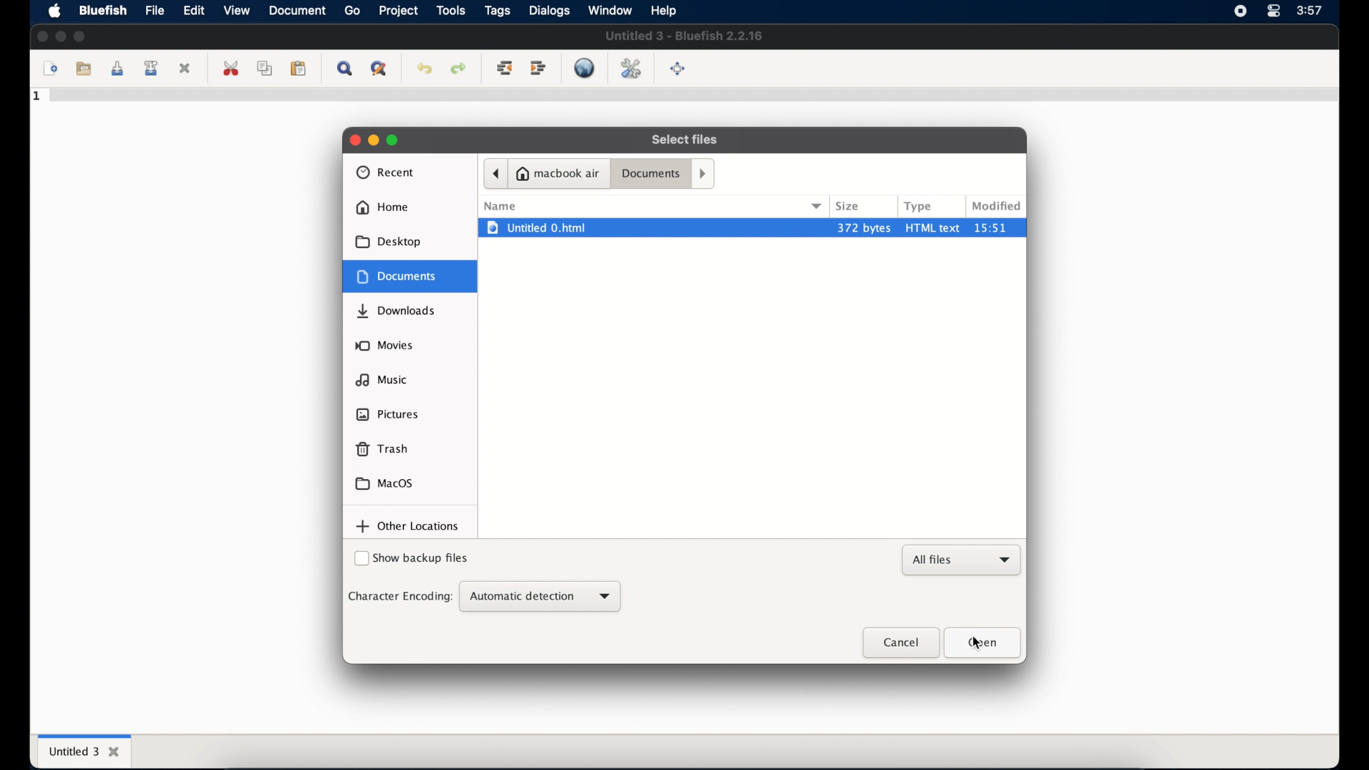 This screenshot has width=1369, height=770. Describe the element at coordinates (630, 68) in the screenshot. I see `edit preferences` at that location.